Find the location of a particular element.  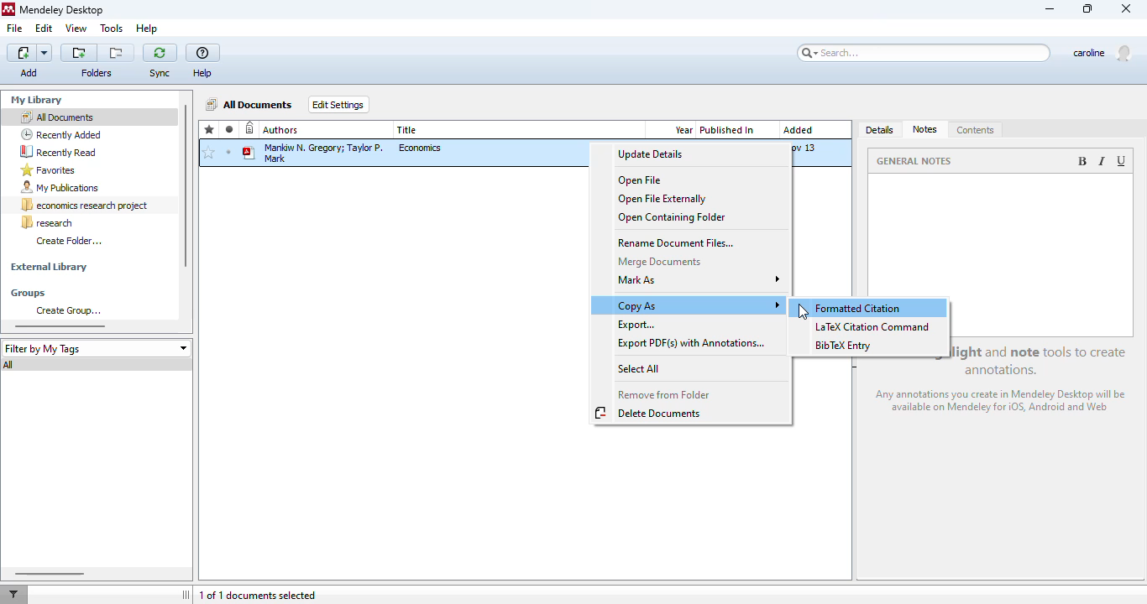

file is located at coordinates (14, 29).